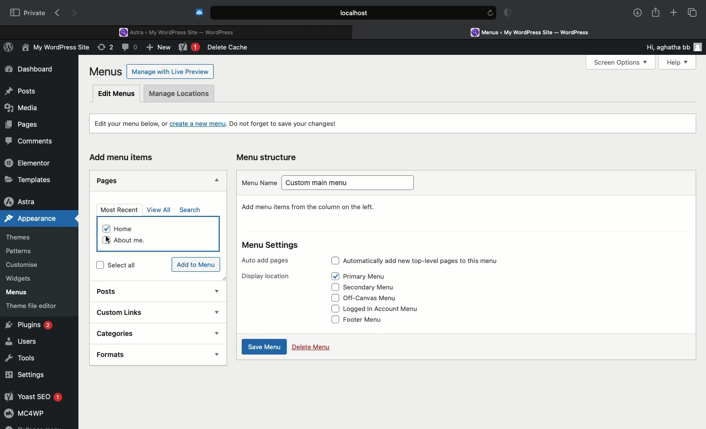  I want to click on checkbox, so click(98, 266).